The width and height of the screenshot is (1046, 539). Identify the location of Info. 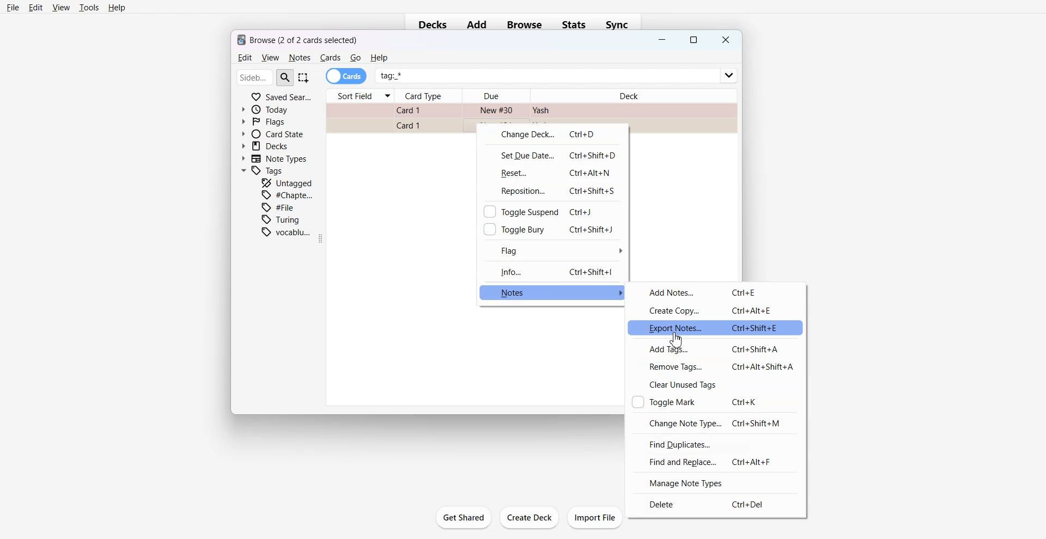
(552, 271).